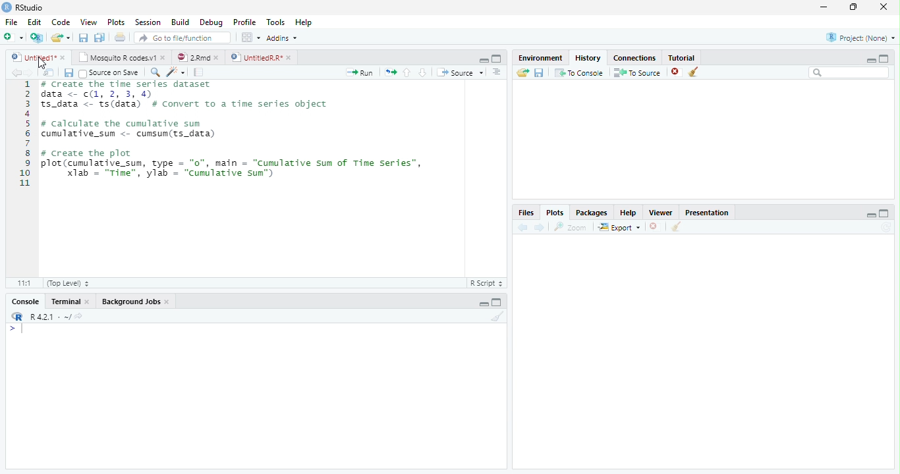 This screenshot has width=900, height=474. I want to click on R script, so click(488, 283).